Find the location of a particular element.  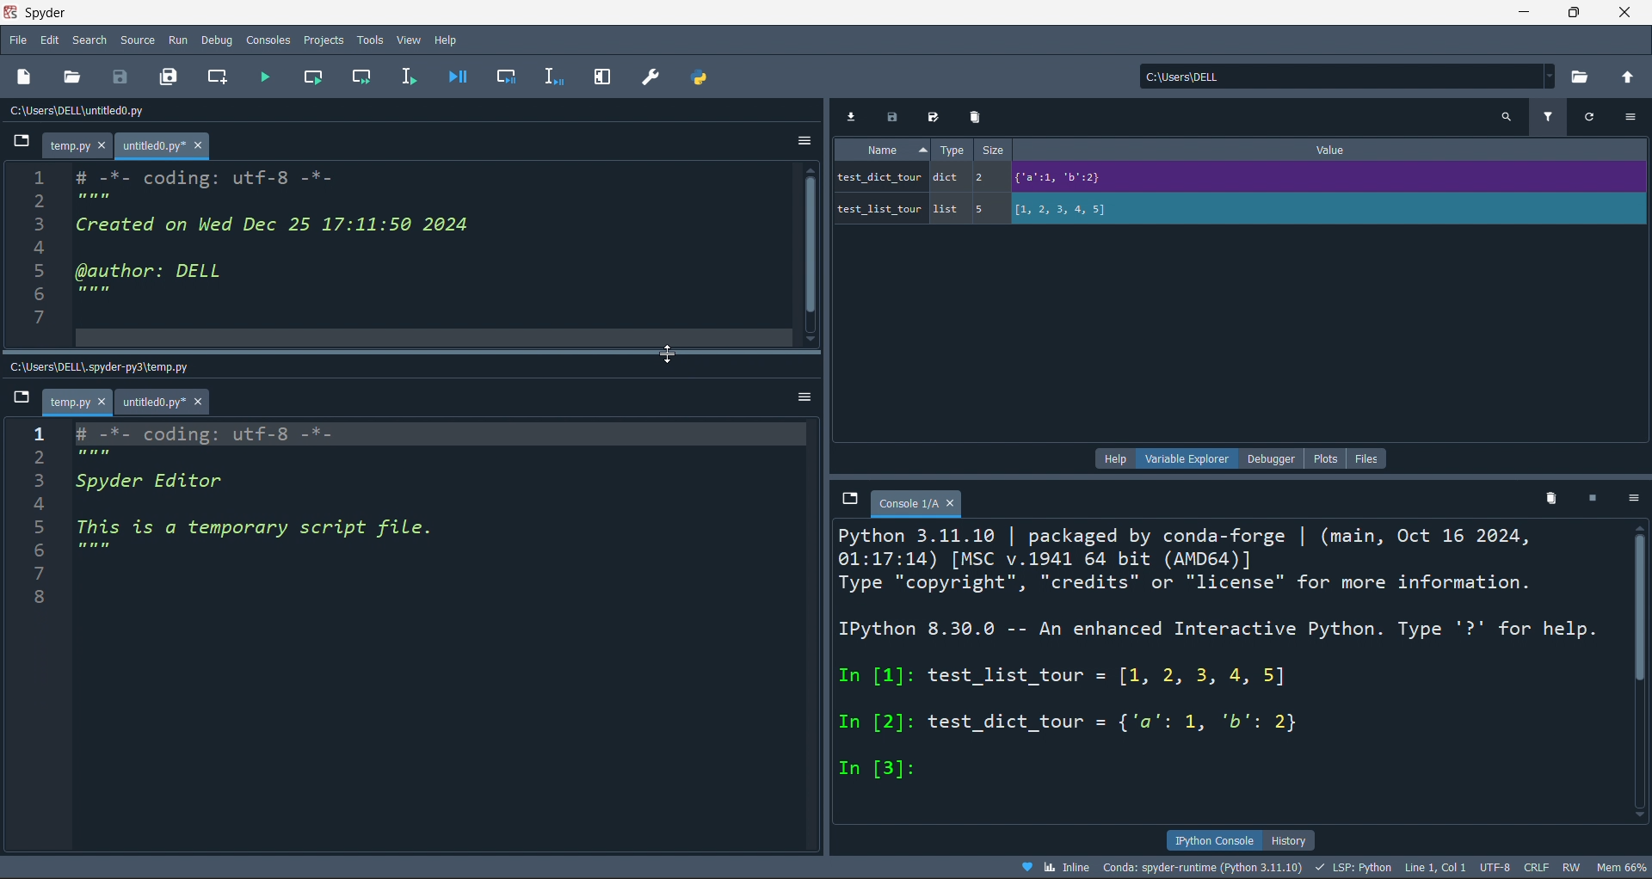

untitledo.py™ is located at coordinates (173, 145).